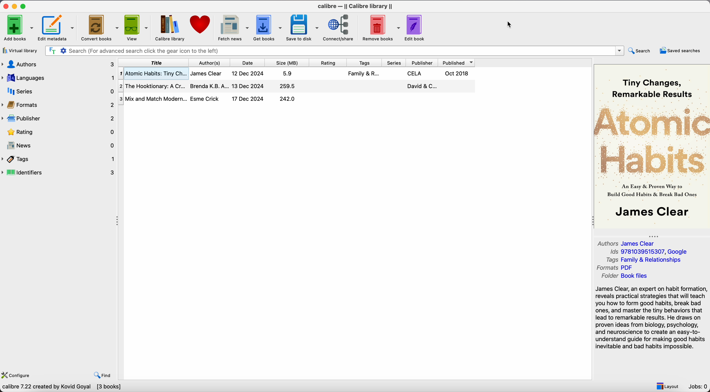 The height and width of the screenshot is (392, 710). I want to click on 259.5, so click(287, 86).